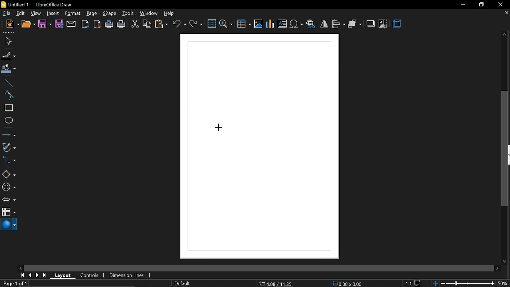 The height and width of the screenshot is (287, 510). I want to click on edit, so click(21, 13).